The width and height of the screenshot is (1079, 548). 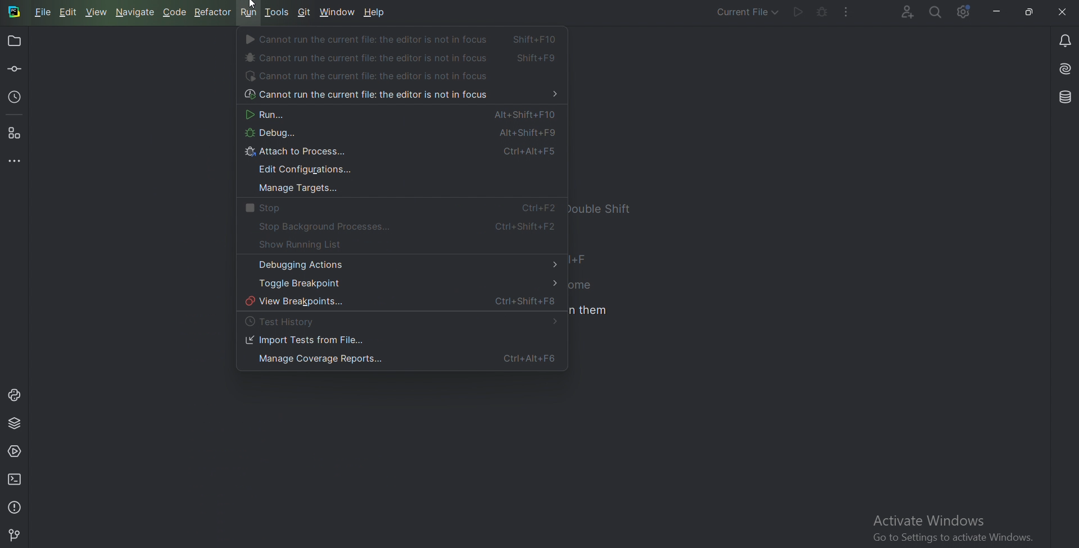 What do you see at coordinates (402, 153) in the screenshot?
I see `Attach the process` at bounding box center [402, 153].